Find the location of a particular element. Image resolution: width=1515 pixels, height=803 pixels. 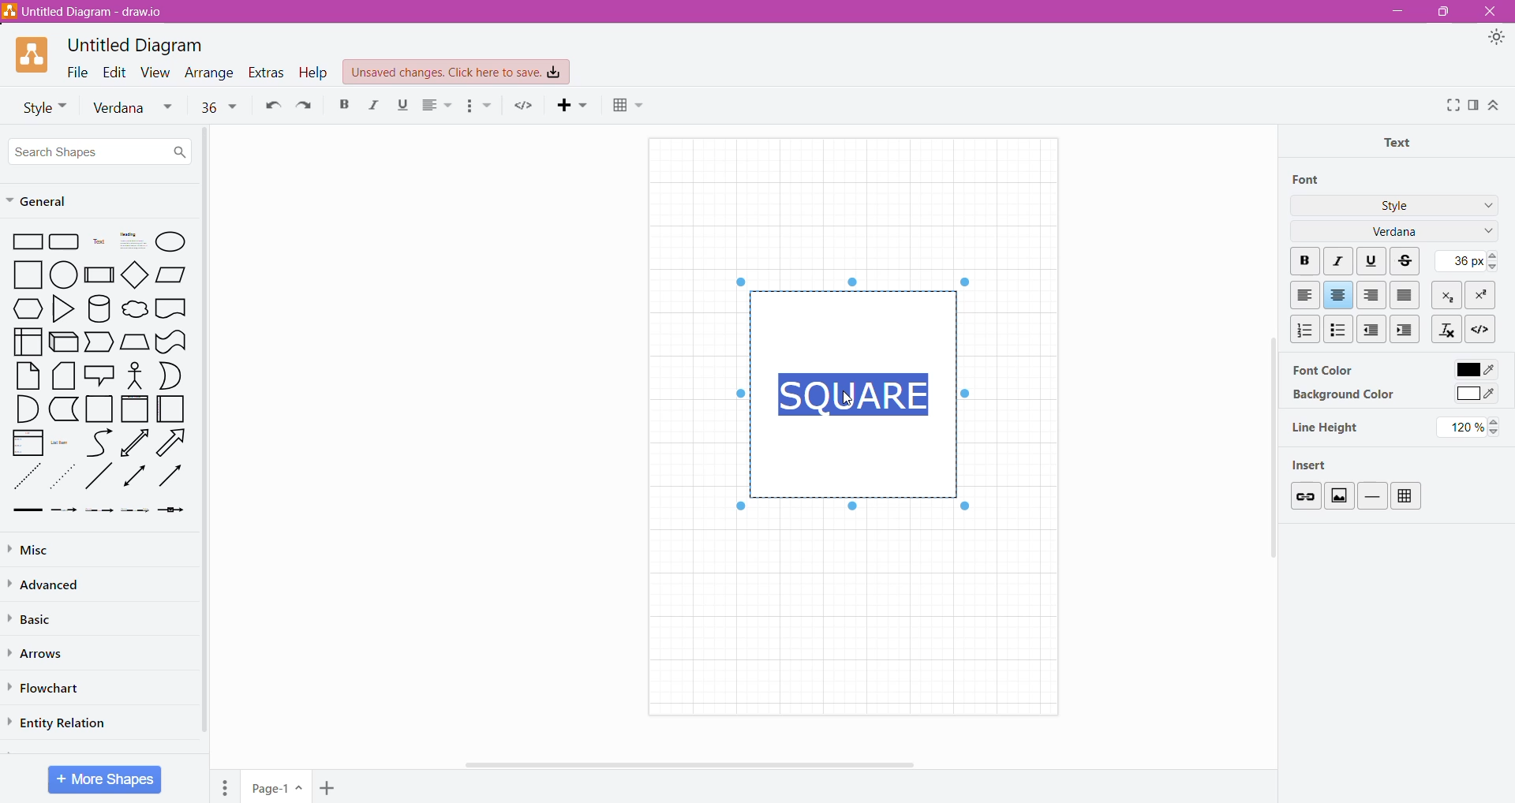

Insert is located at coordinates (1317, 464).